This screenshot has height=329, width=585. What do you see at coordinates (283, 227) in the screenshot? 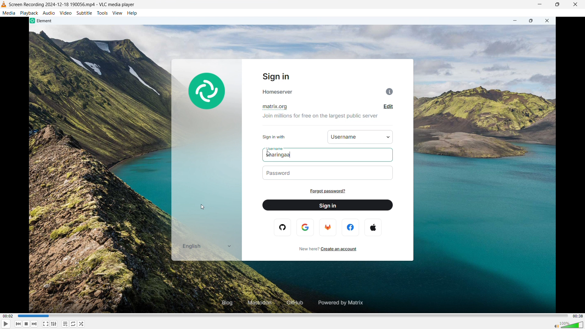
I see `opera logo` at bounding box center [283, 227].